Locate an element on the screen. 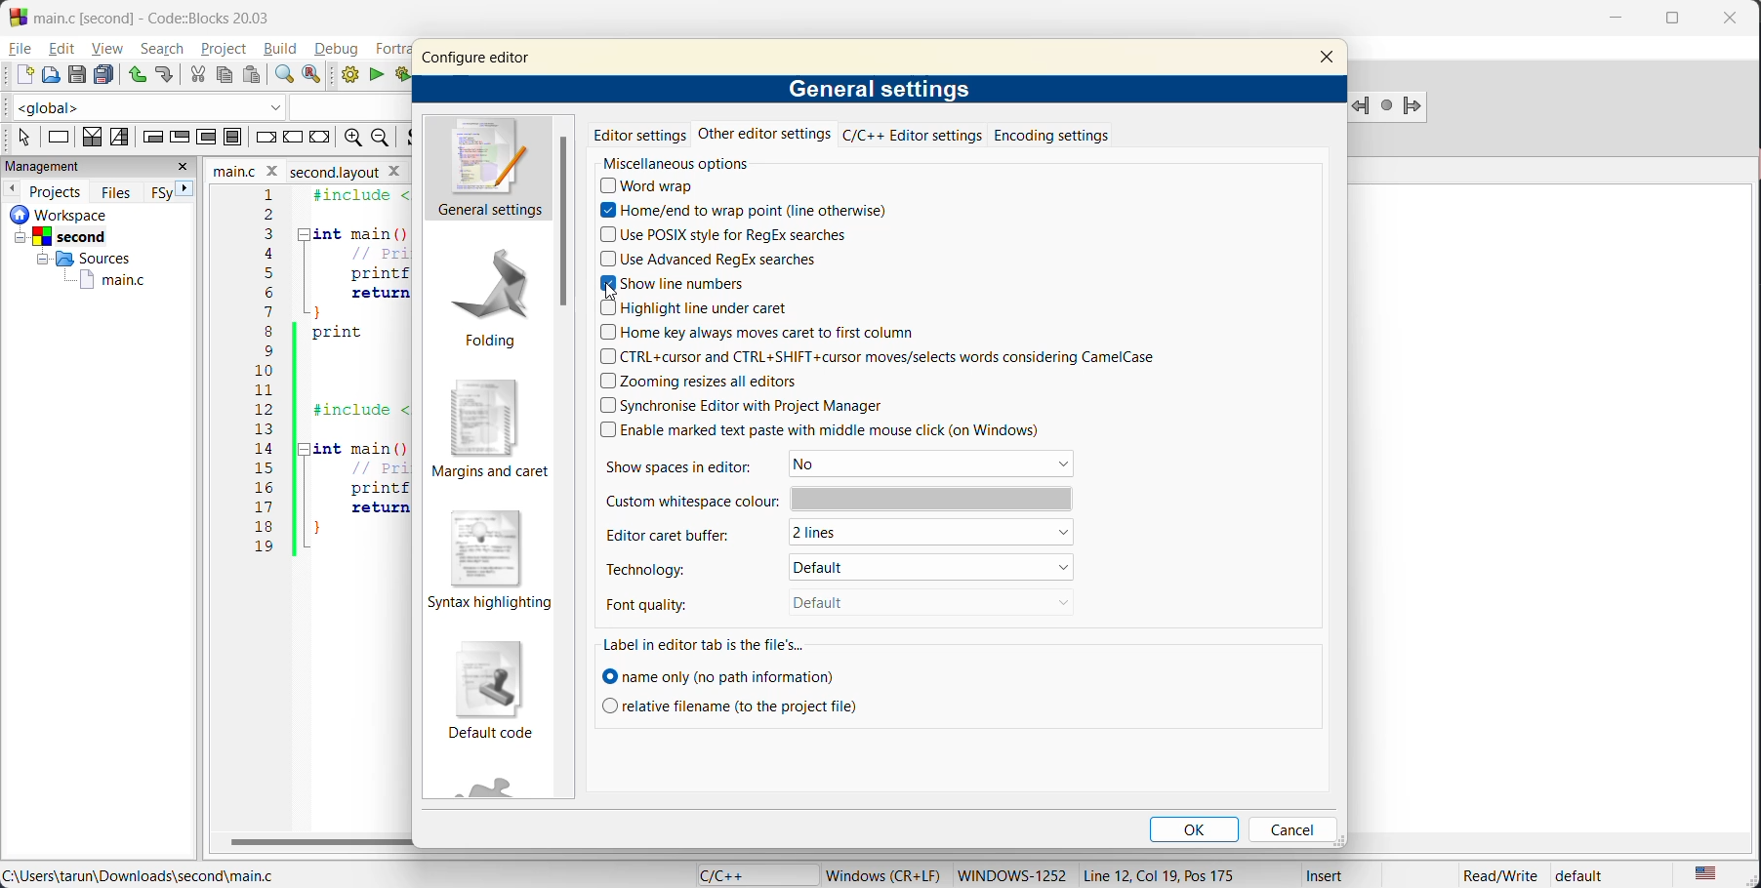 This screenshot has width=1761, height=888. instruction is located at coordinates (58, 136).